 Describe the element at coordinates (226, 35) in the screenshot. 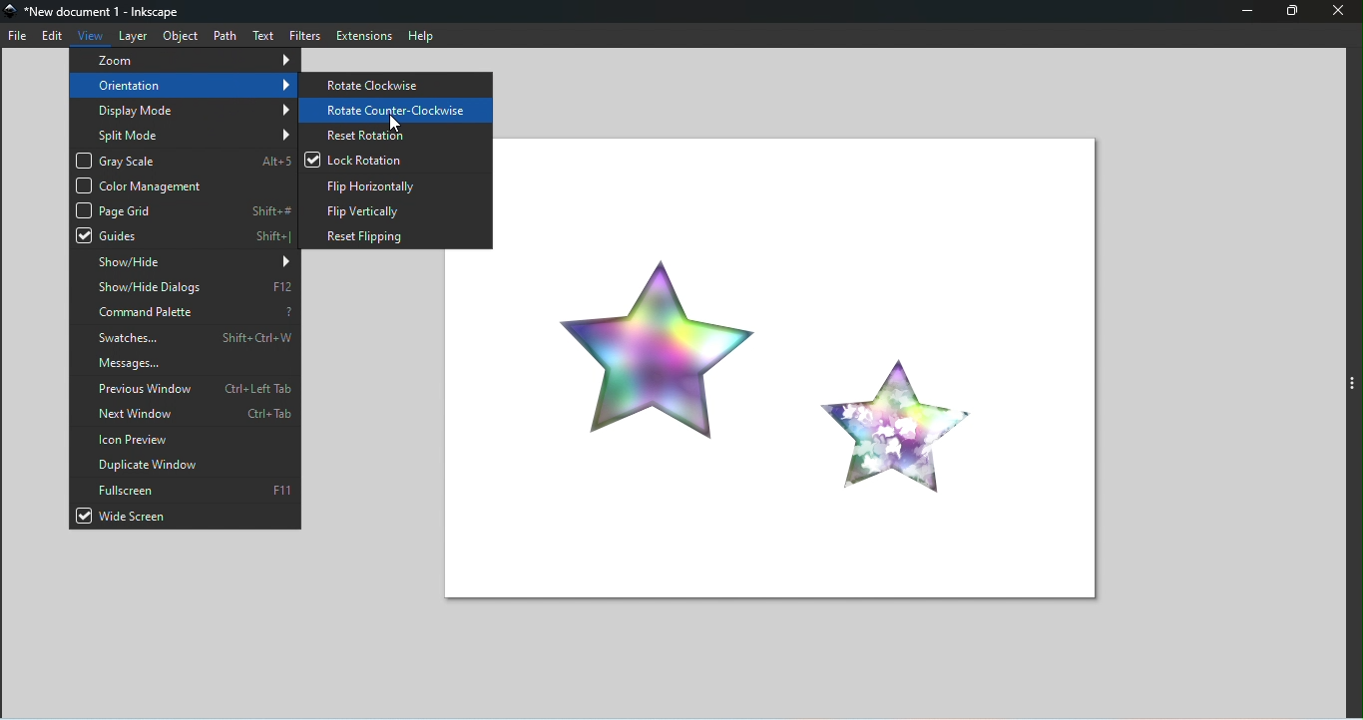

I see `Path` at that location.